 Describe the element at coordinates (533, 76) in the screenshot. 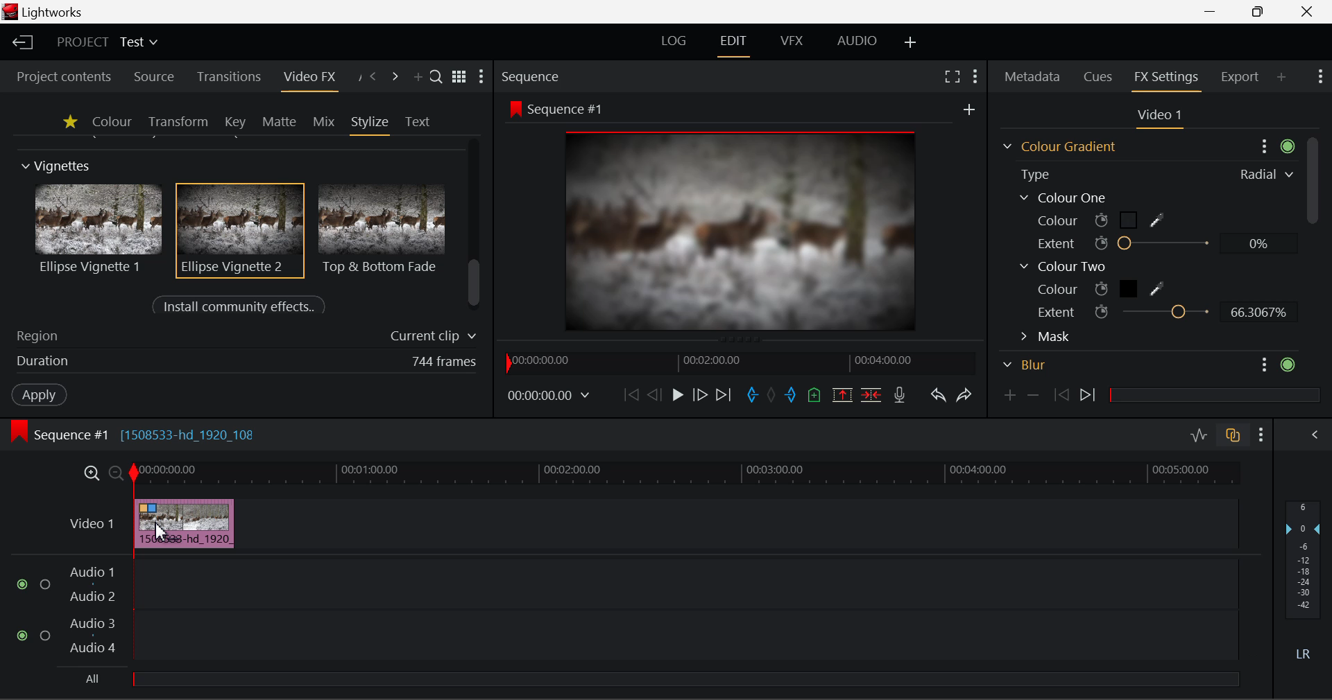

I see `Sequence Preview Section` at that location.